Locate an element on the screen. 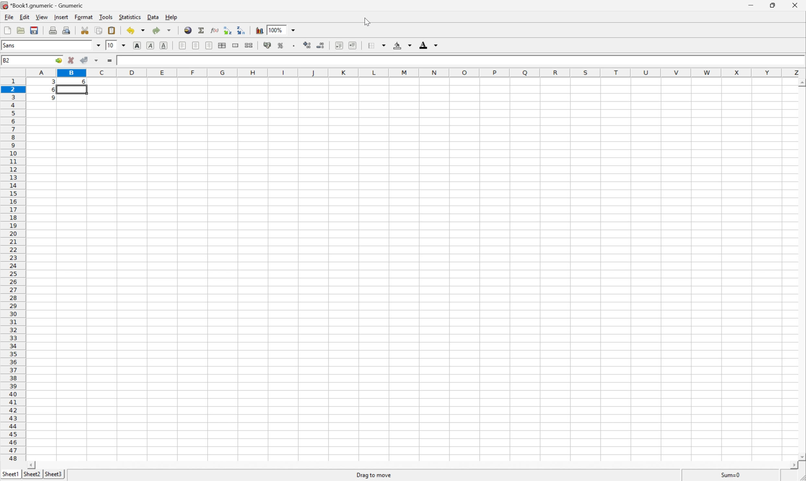  100% is located at coordinates (278, 29).